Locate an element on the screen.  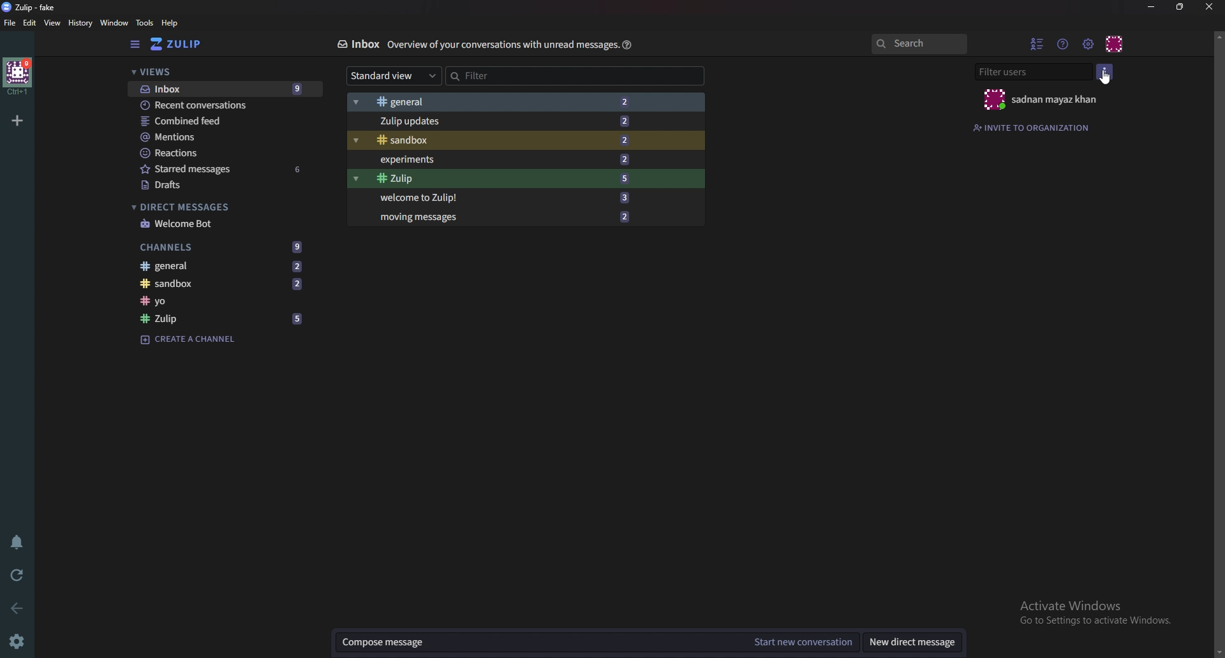
Info is located at coordinates (502, 46).